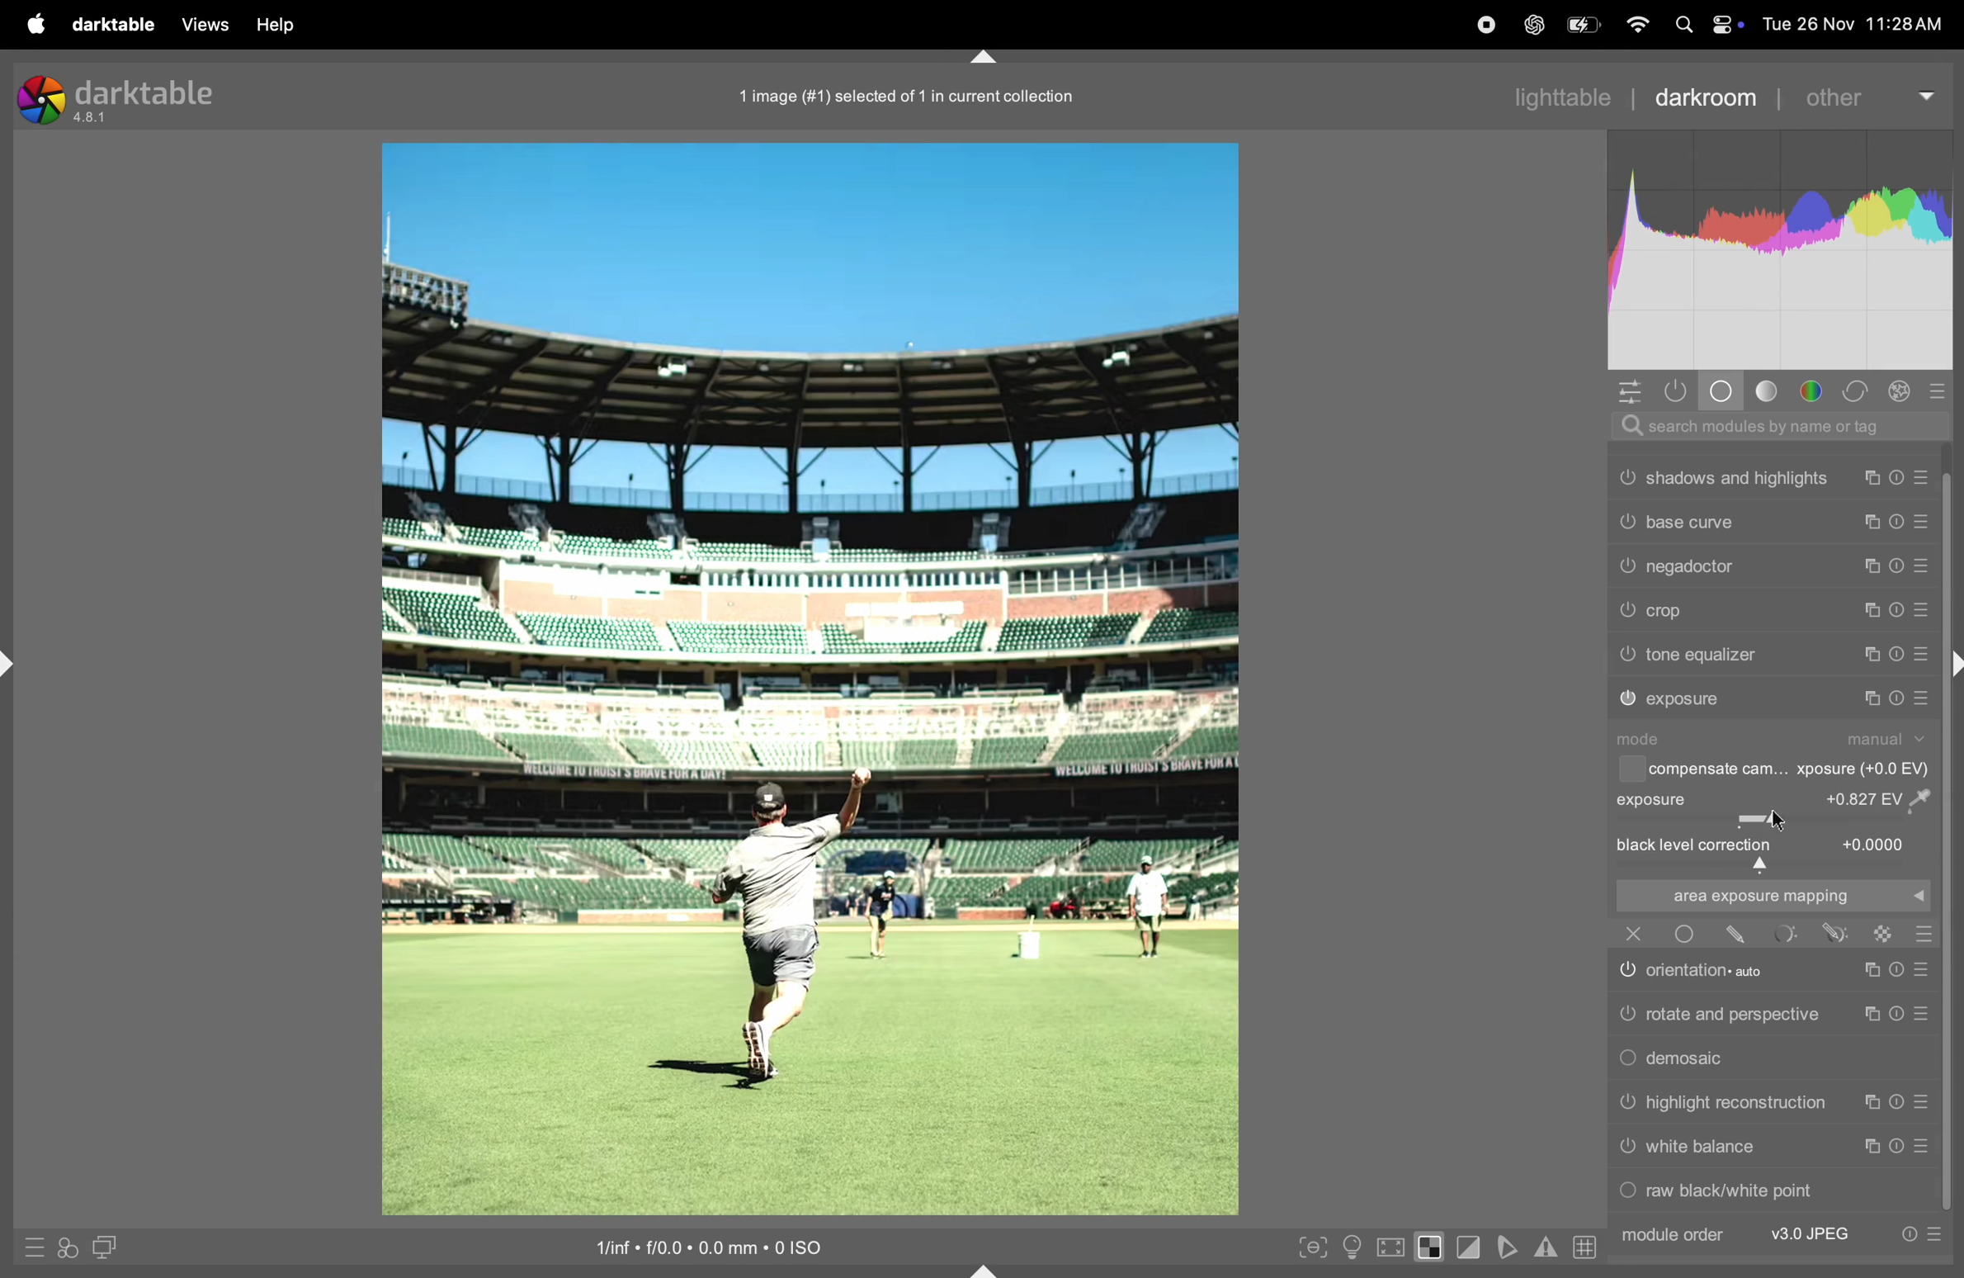 The height and width of the screenshot is (1278, 1964). What do you see at coordinates (1683, 934) in the screenshot?
I see `Switch on or off` at bounding box center [1683, 934].